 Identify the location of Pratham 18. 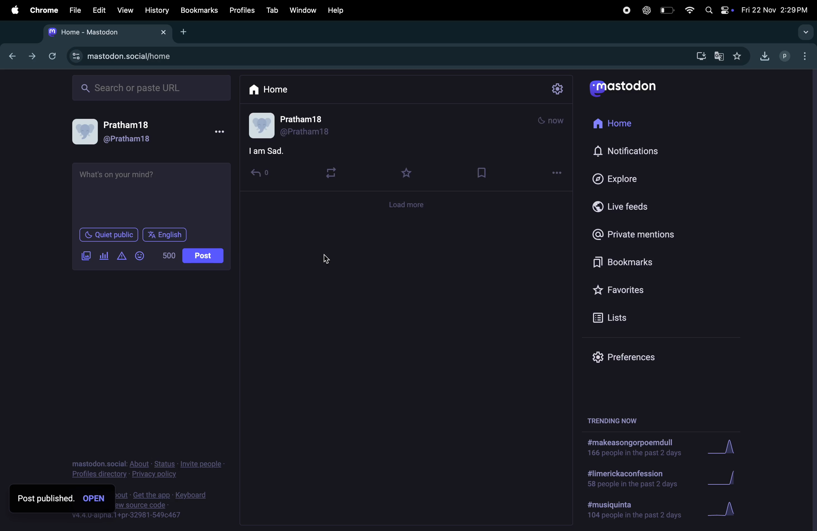
(130, 125).